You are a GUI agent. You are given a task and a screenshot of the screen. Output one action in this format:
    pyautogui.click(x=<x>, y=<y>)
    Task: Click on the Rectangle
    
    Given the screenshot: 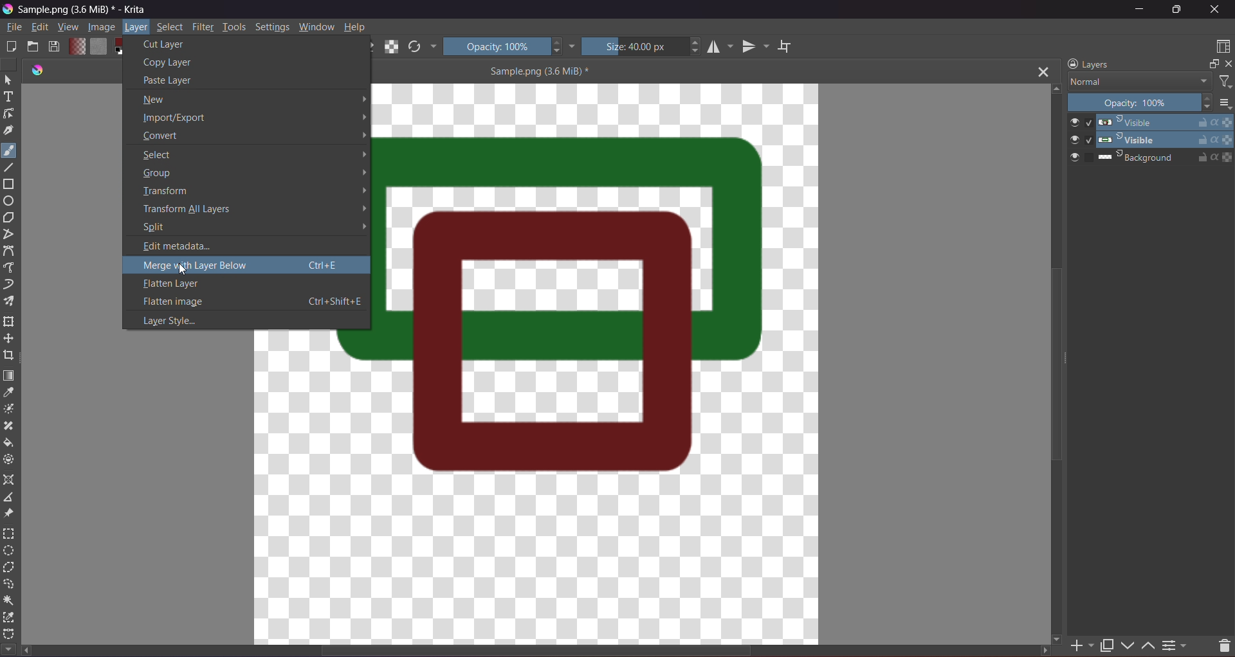 What is the action you would take?
    pyautogui.click(x=10, y=186)
    